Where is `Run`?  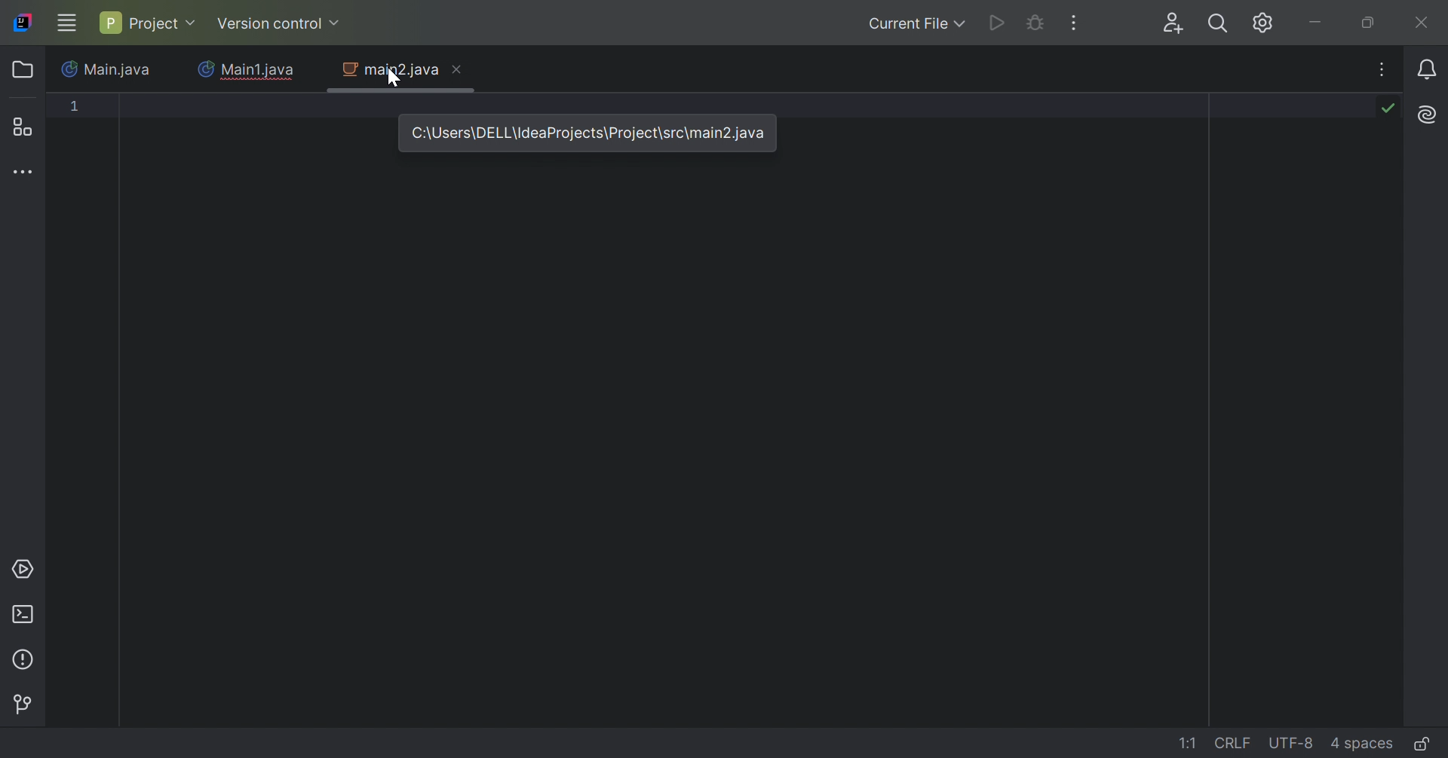
Run is located at coordinates (998, 22).